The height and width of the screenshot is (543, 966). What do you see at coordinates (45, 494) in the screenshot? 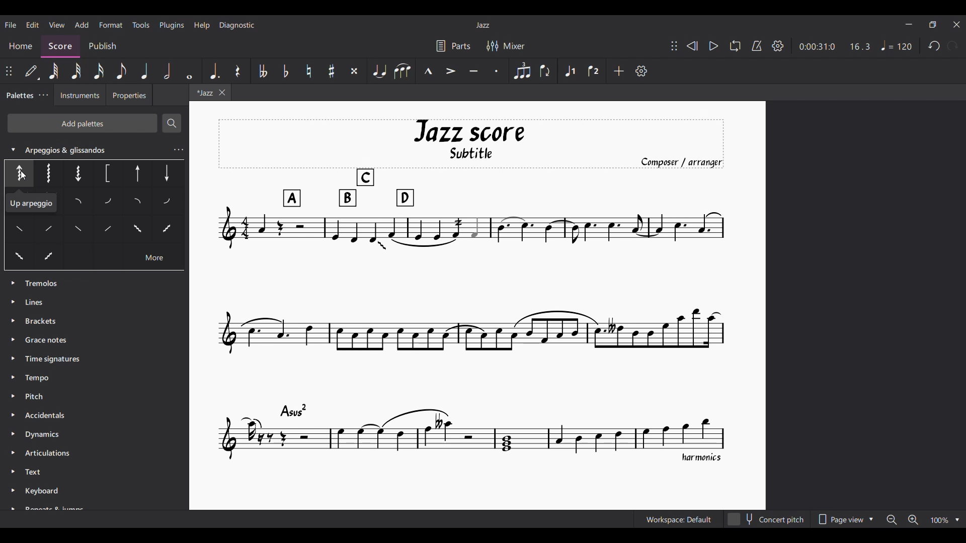
I see `Keyboard` at bounding box center [45, 494].